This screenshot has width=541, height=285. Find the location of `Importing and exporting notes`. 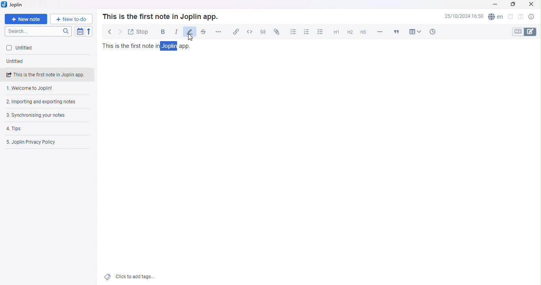

Importing and exporting notes is located at coordinates (46, 103).